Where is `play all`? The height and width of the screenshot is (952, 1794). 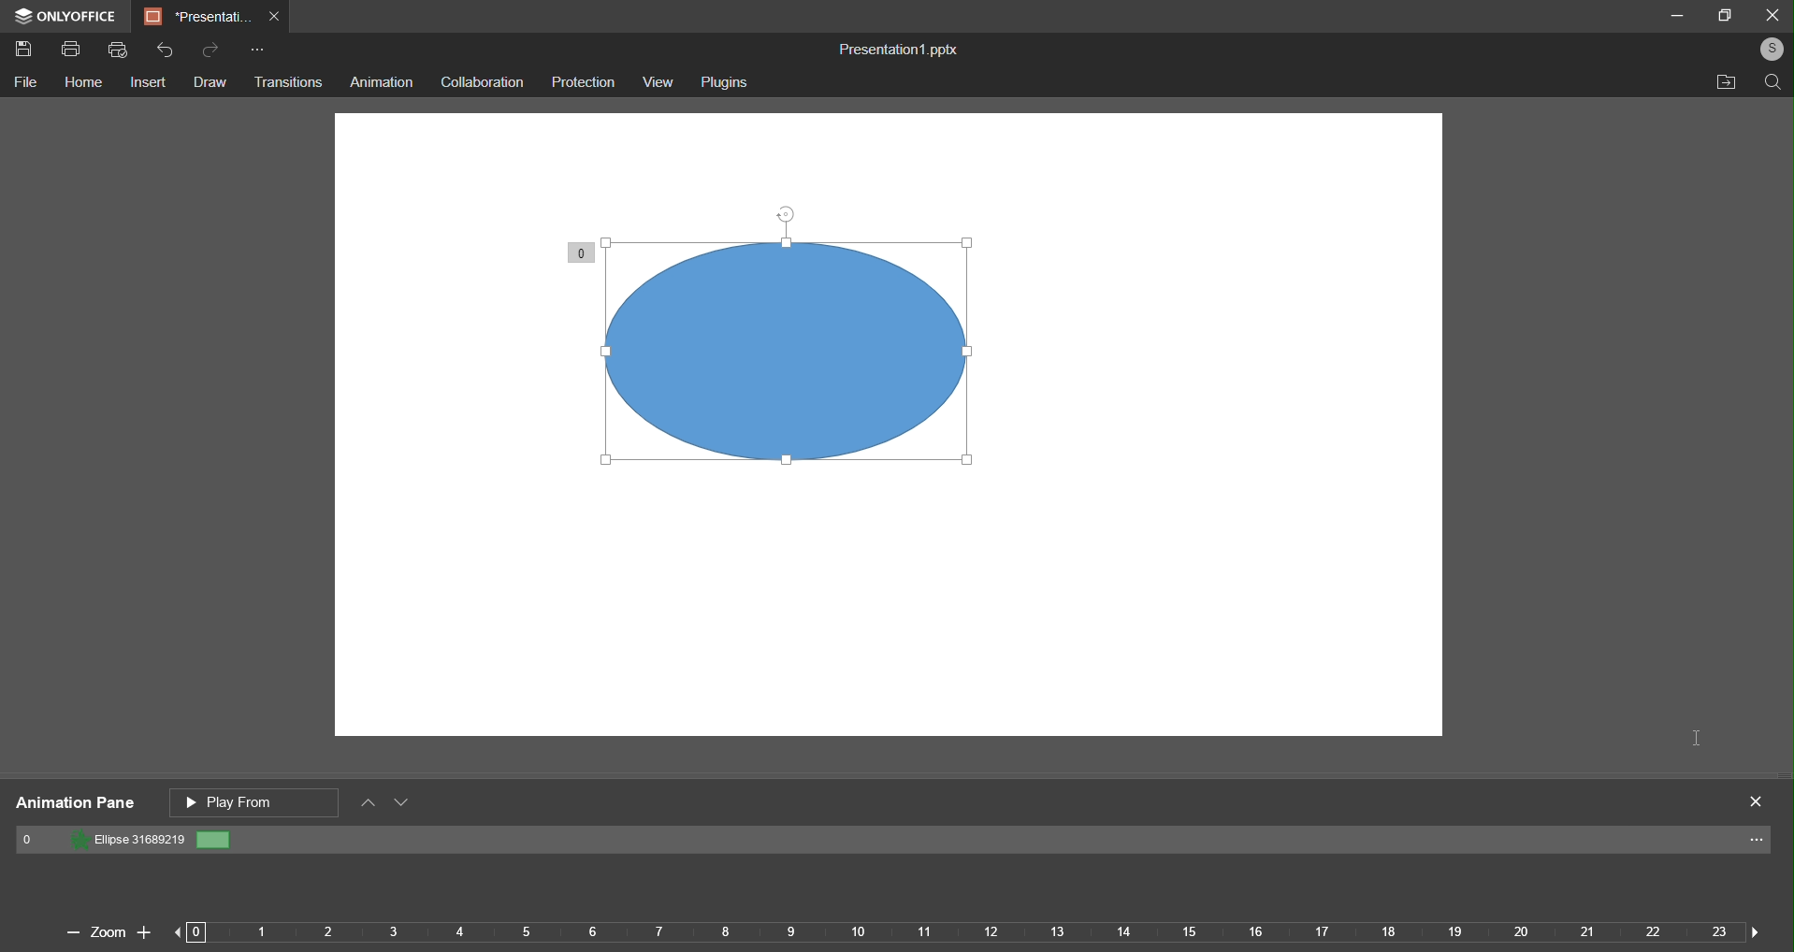
play all is located at coordinates (256, 801).